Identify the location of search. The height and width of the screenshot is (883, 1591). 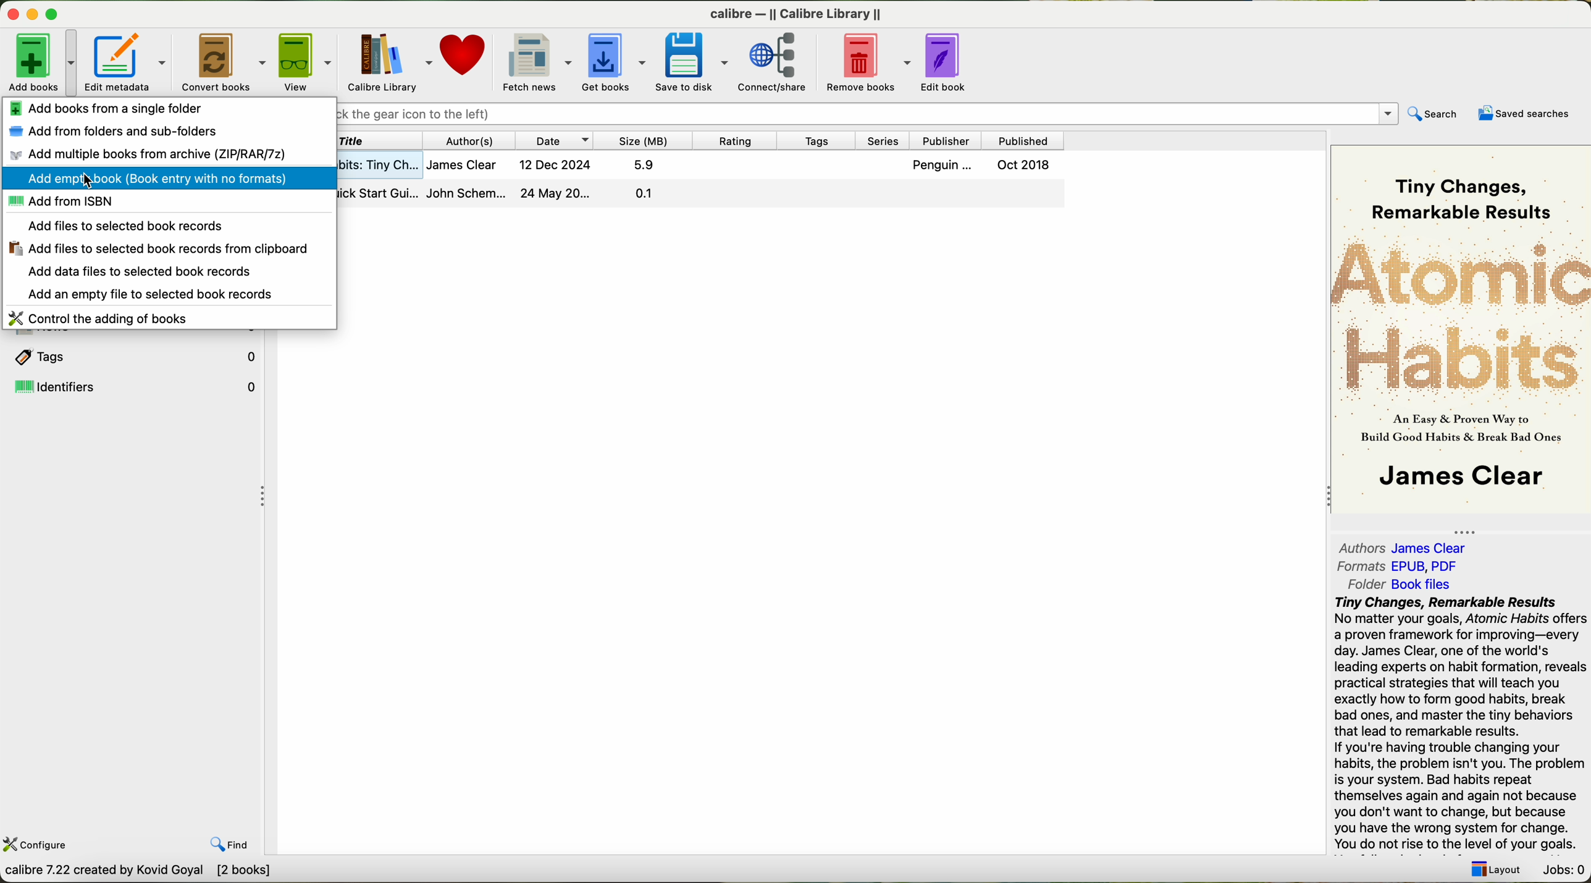
(1436, 112).